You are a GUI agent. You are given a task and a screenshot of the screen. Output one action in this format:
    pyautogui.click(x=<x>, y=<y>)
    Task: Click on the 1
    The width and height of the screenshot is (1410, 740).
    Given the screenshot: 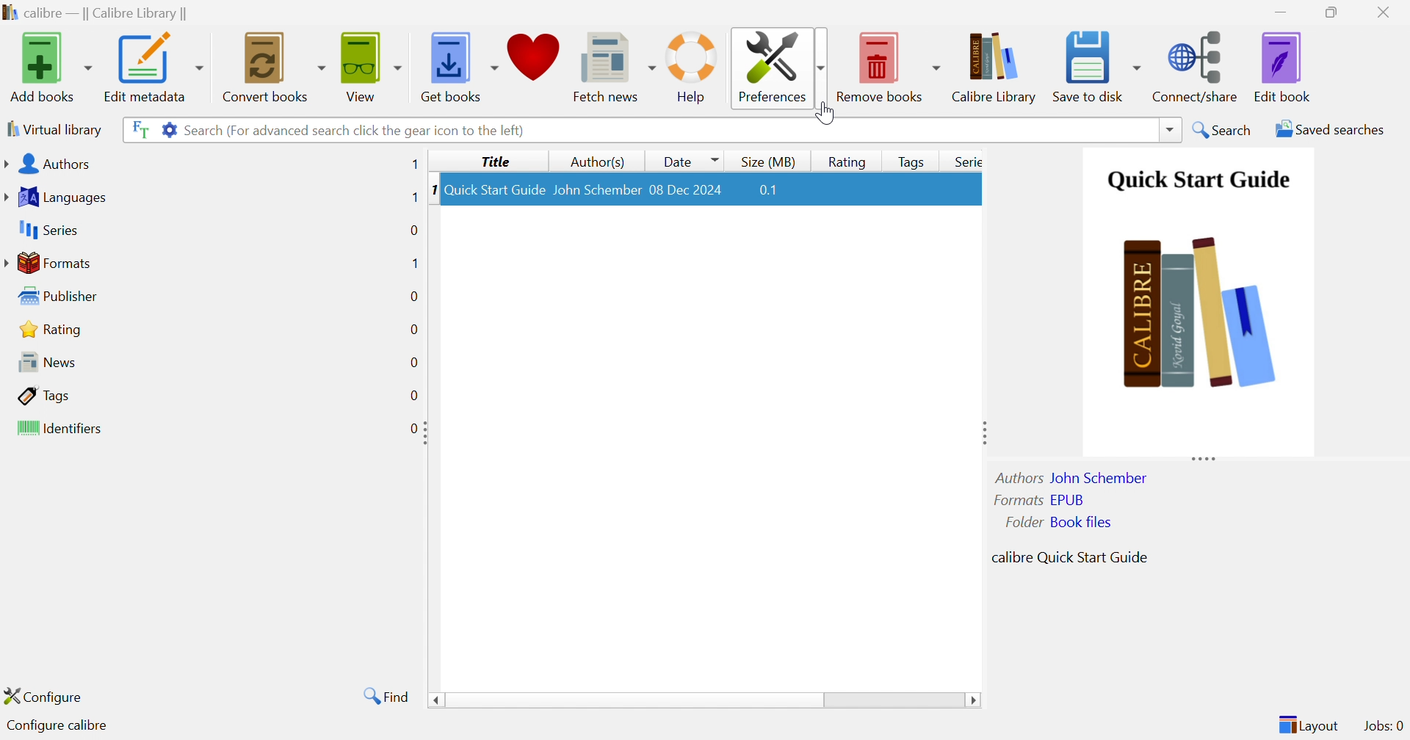 What is the action you would take?
    pyautogui.click(x=432, y=189)
    